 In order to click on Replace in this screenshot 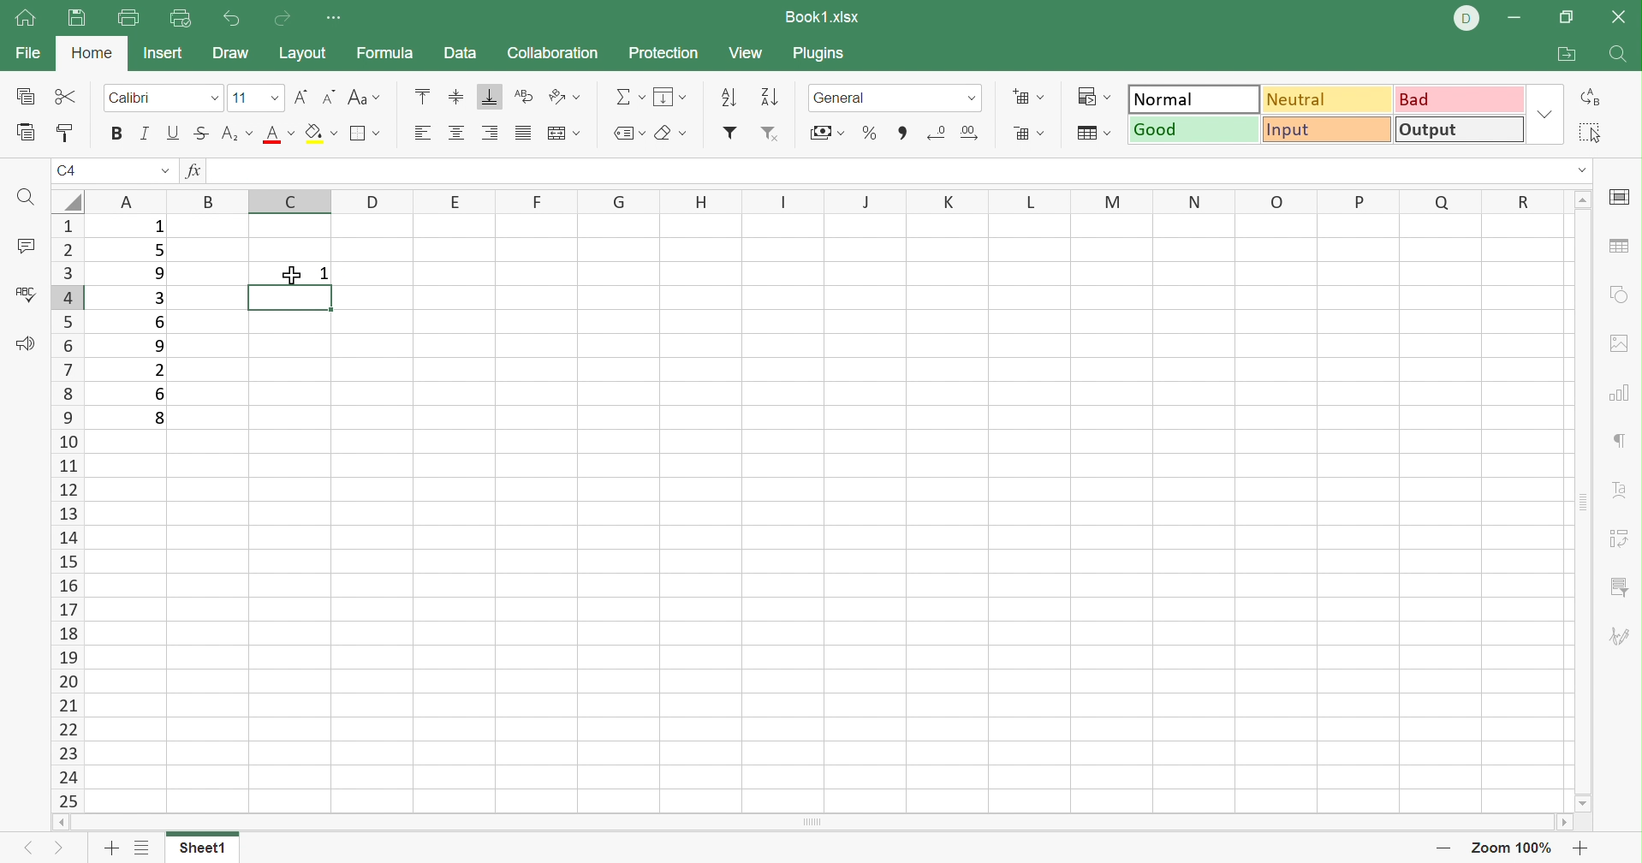, I will do `click(1596, 98)`.